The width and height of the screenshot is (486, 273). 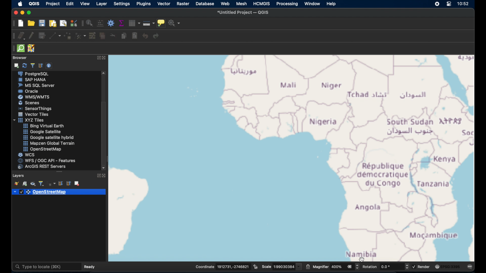 I want to click on type to locate, so click(x=47, y=266).